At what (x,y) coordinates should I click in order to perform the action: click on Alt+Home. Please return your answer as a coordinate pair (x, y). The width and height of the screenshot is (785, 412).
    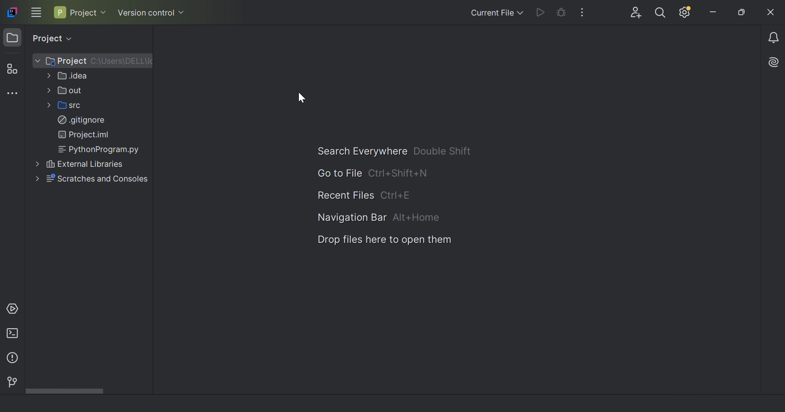
    Looking at the image, I should click on (417, 217).